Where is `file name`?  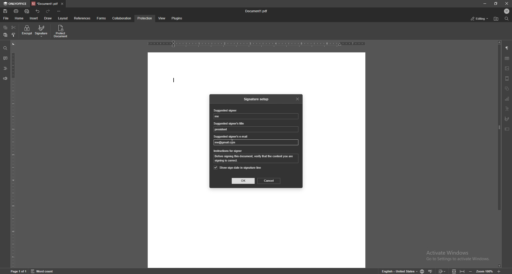 file name is located at coordinates (257, 11).